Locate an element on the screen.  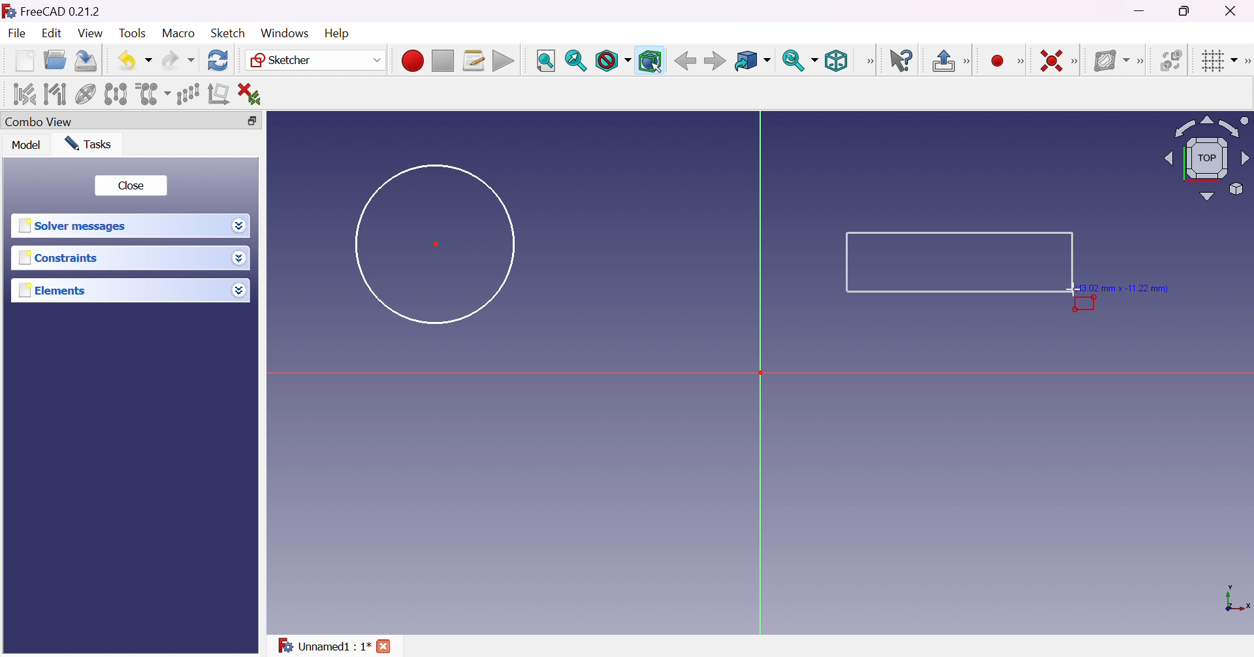
cursor is located at coordinates (1076, 289).